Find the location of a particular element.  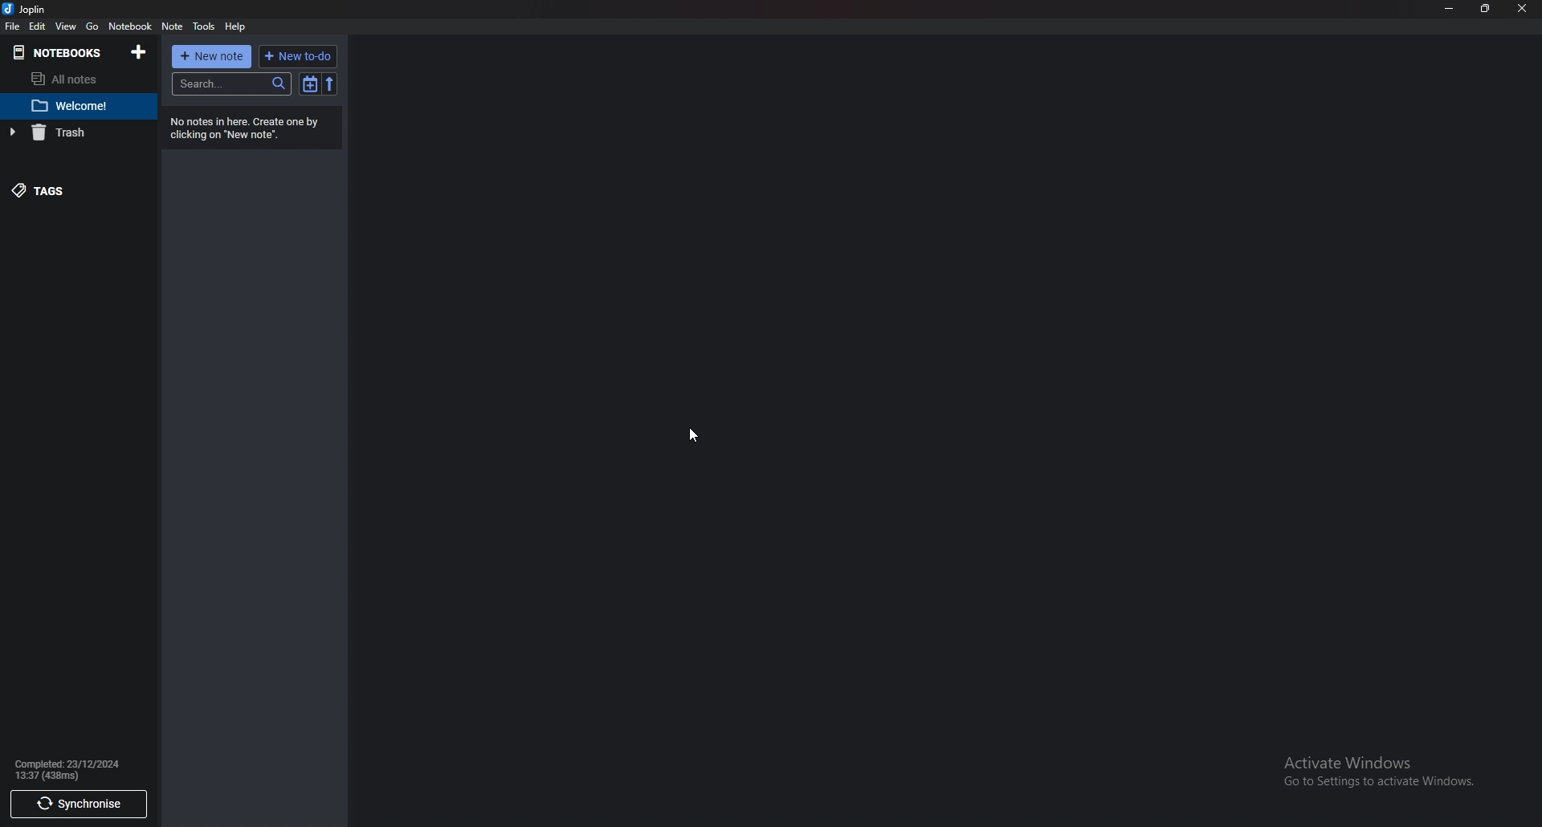

Notebooks is located at coordinates (61, 52).